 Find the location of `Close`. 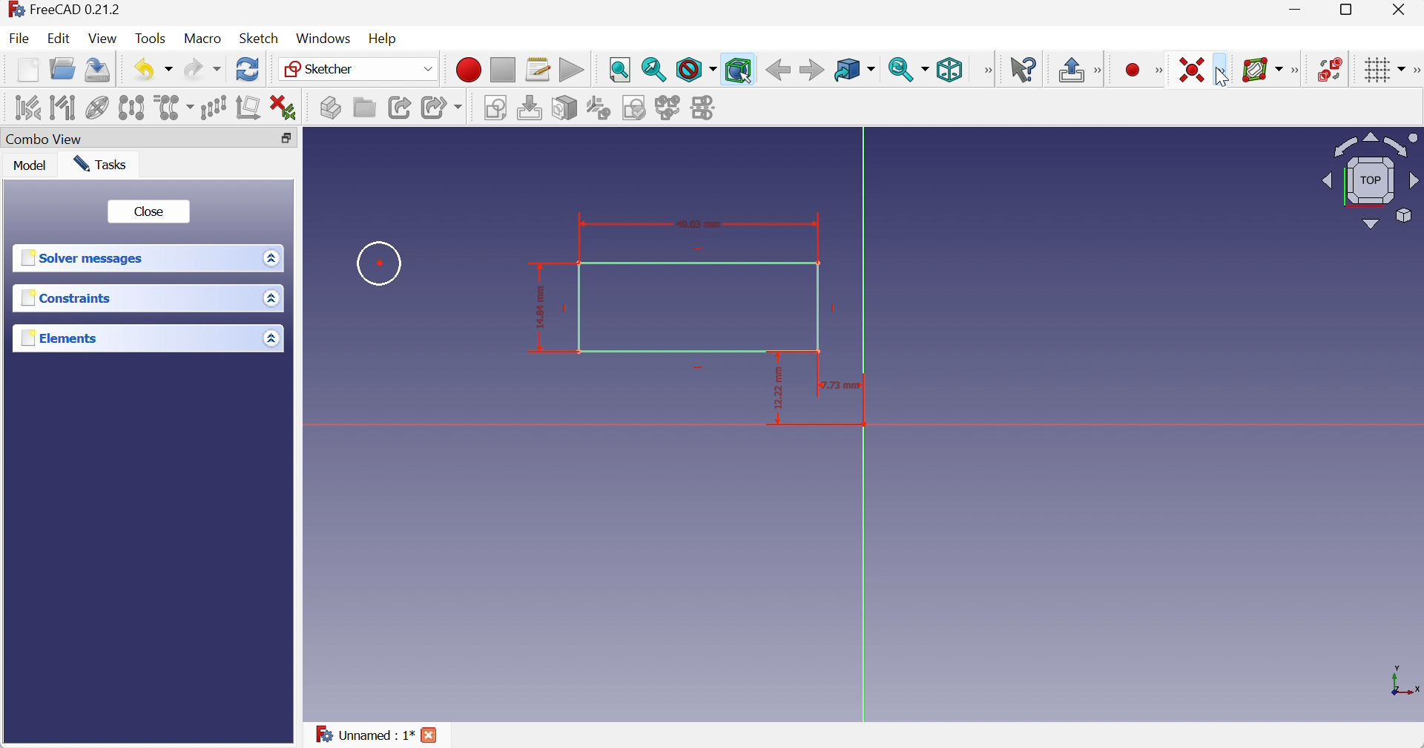

Close is located at coordinates (152, 211).